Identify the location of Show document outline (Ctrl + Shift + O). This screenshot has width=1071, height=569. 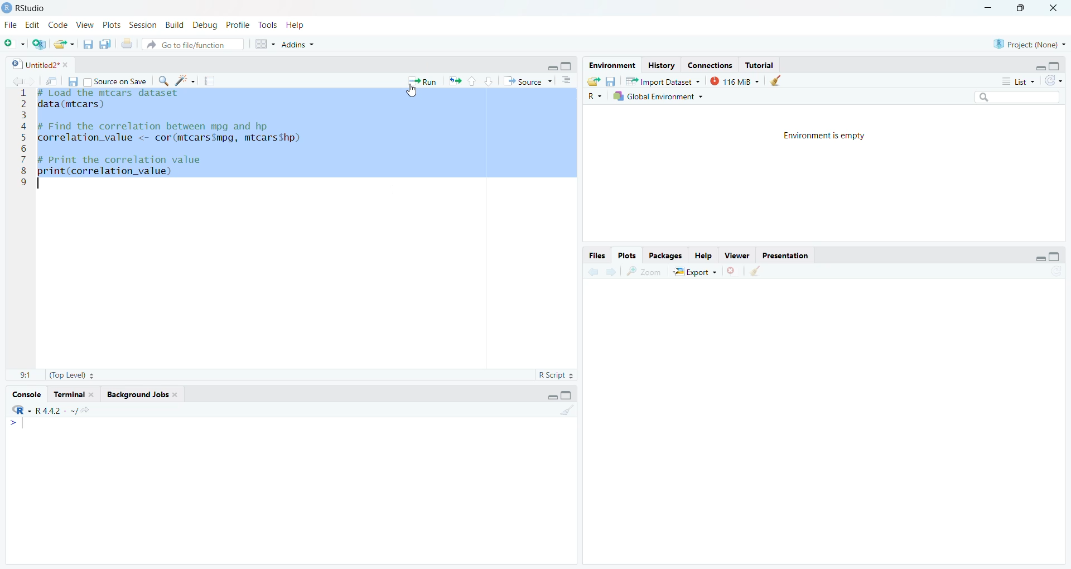
(568, 80).